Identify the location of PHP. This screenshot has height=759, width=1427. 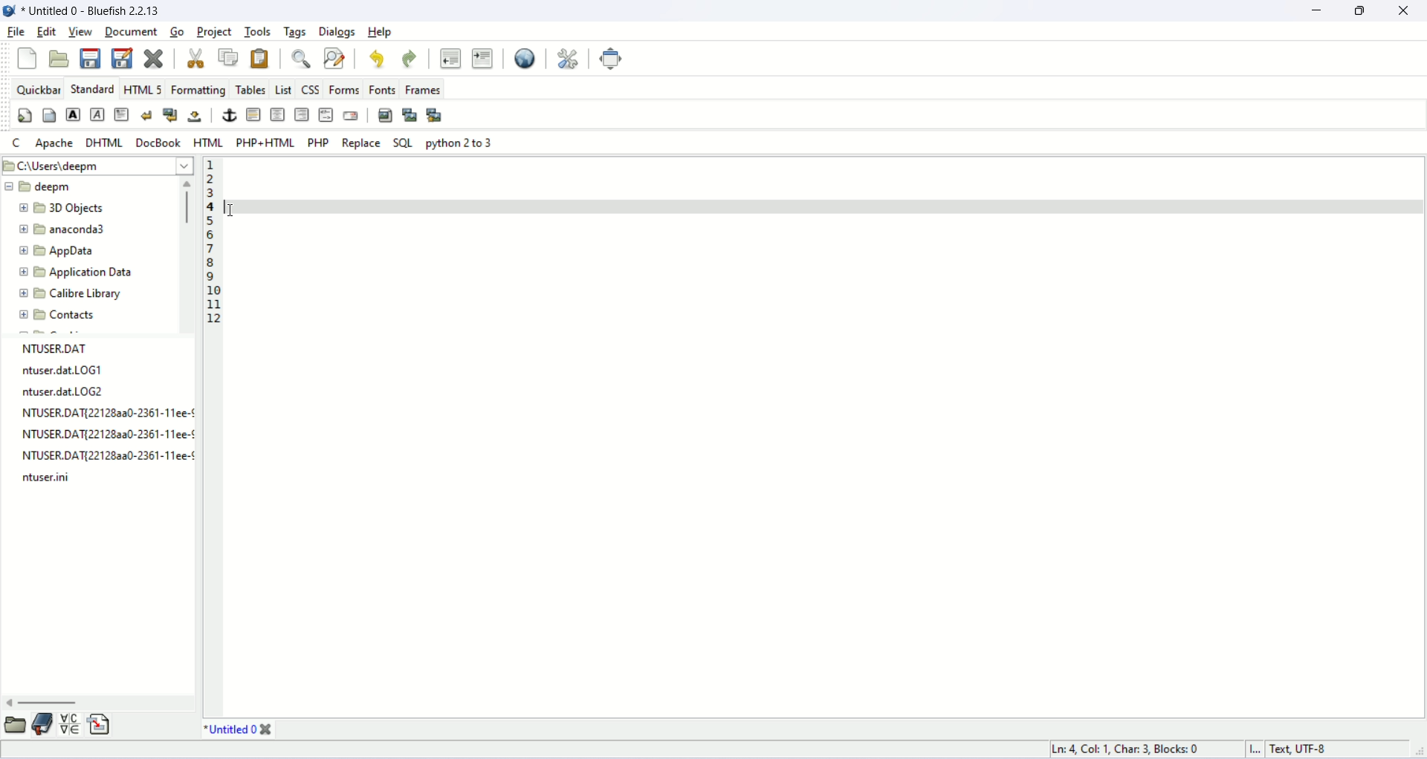
(320, 143).